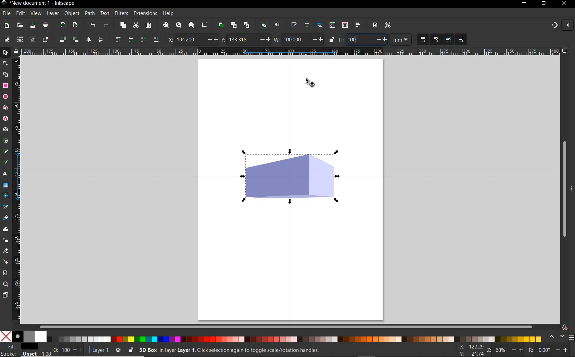  Describe the element at coordinates (143, 40) in the screenshot. I see `lower selection` at that location.